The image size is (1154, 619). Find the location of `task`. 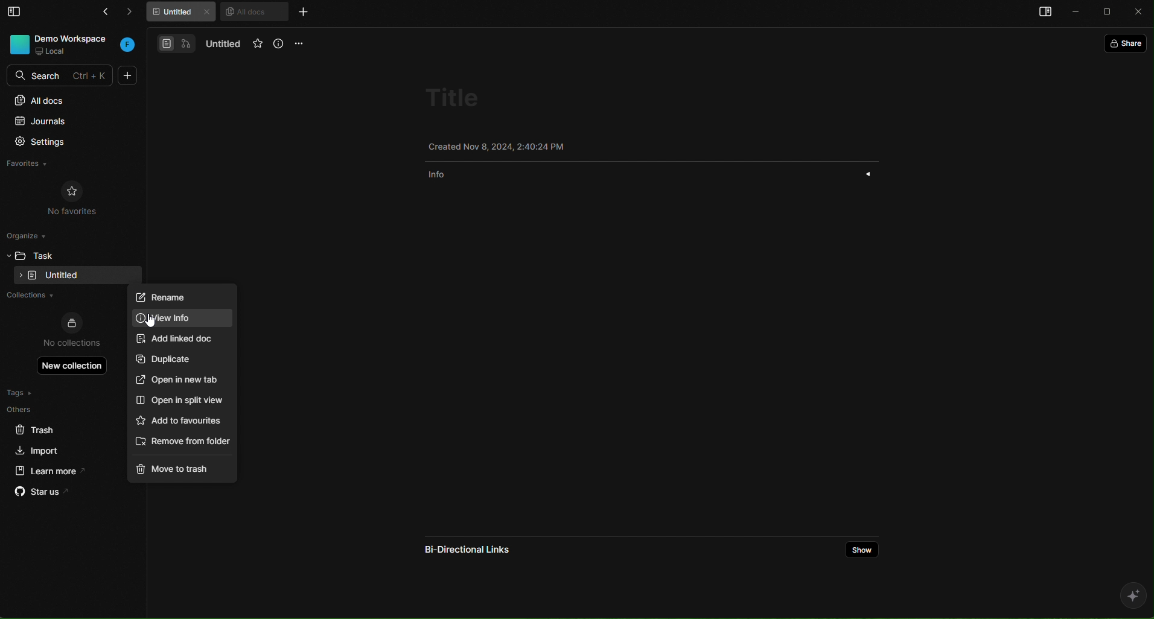

task is located at coordinates (49, 254).